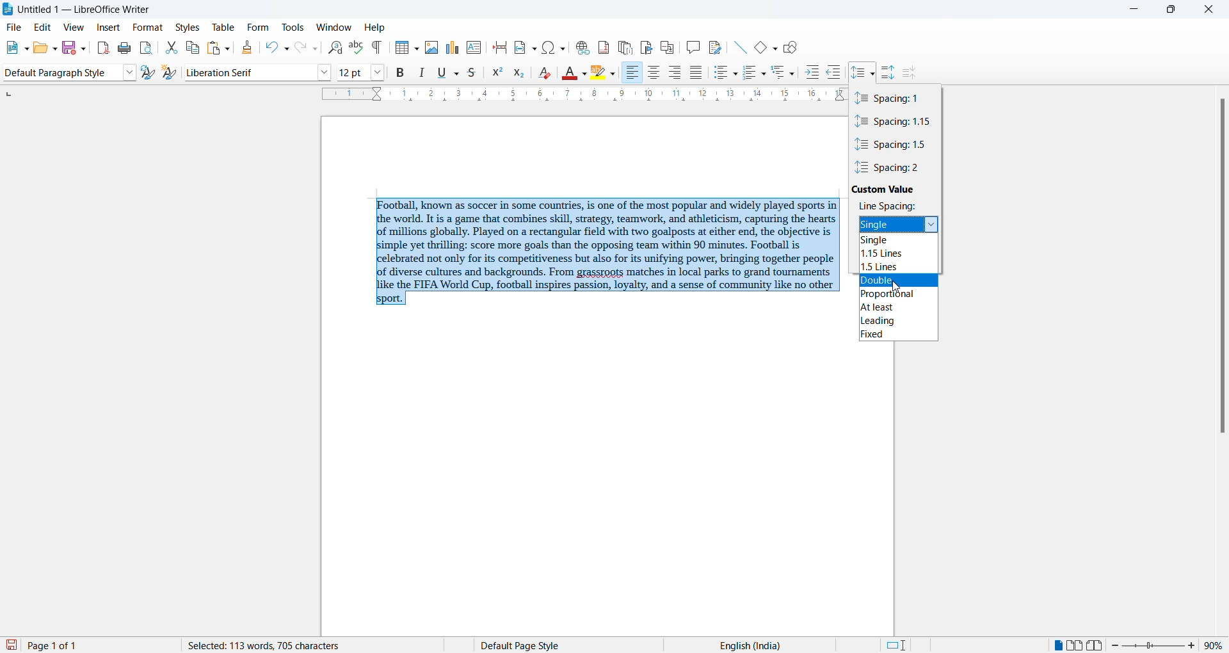 The image size is (1229, 653). What do you see at coordinates (147, 28) in the screenshot?
I see `format` at bounding box center [147, 28].